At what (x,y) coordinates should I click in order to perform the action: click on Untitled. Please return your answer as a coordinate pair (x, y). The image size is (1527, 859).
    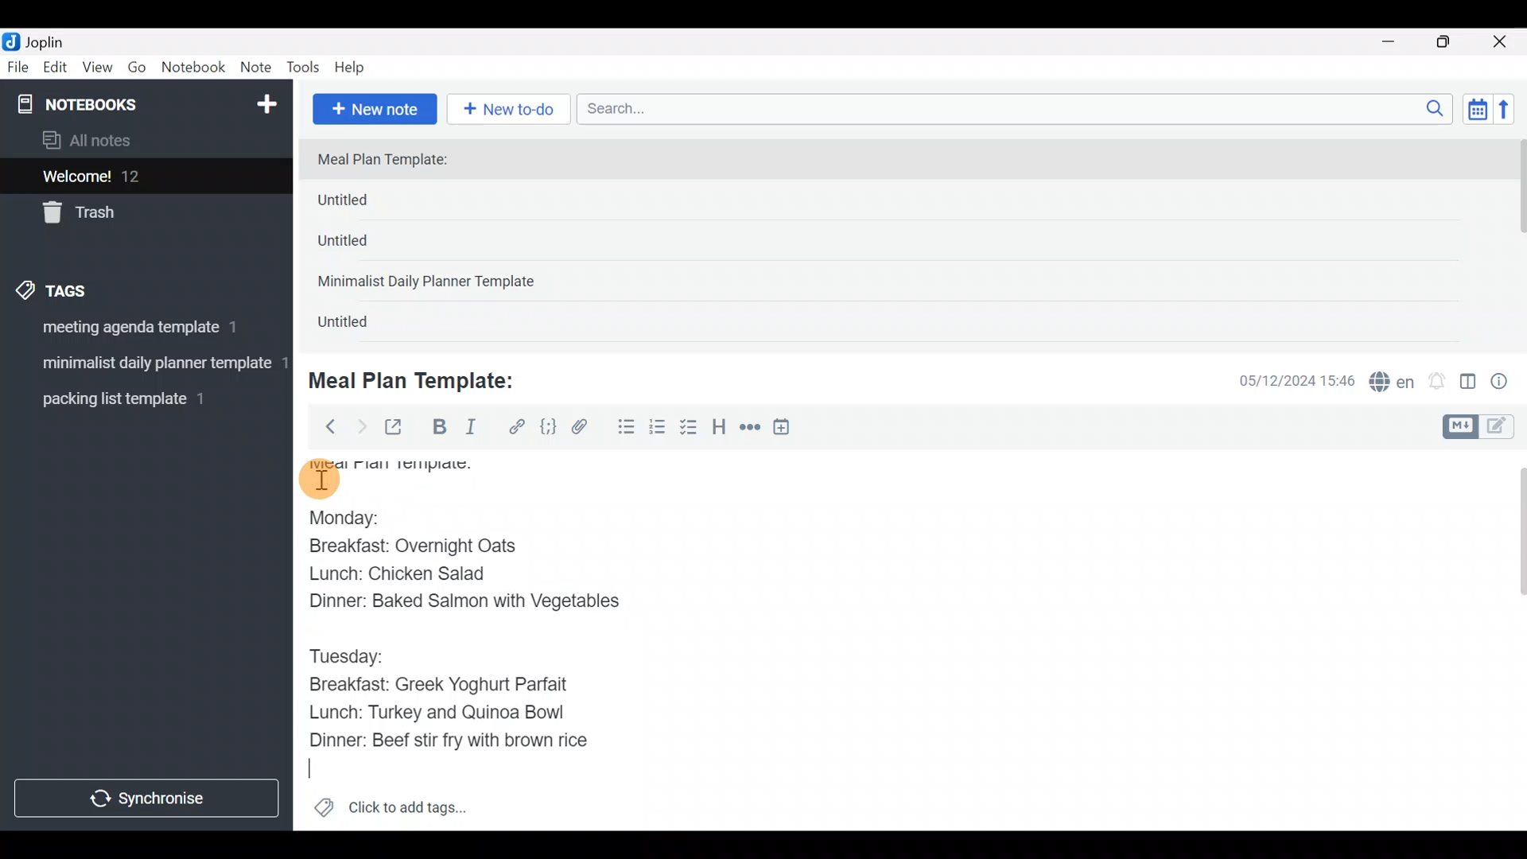
    Looking at the image, I should click on (364, 246).